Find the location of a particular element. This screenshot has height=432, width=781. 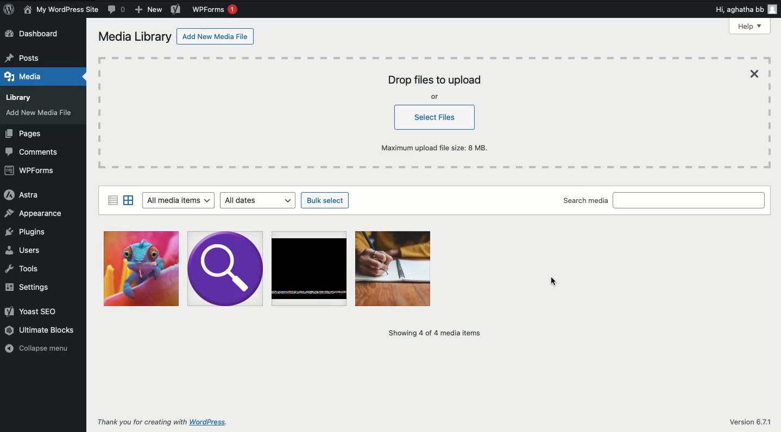

Users is located at coordinates (26, 249).